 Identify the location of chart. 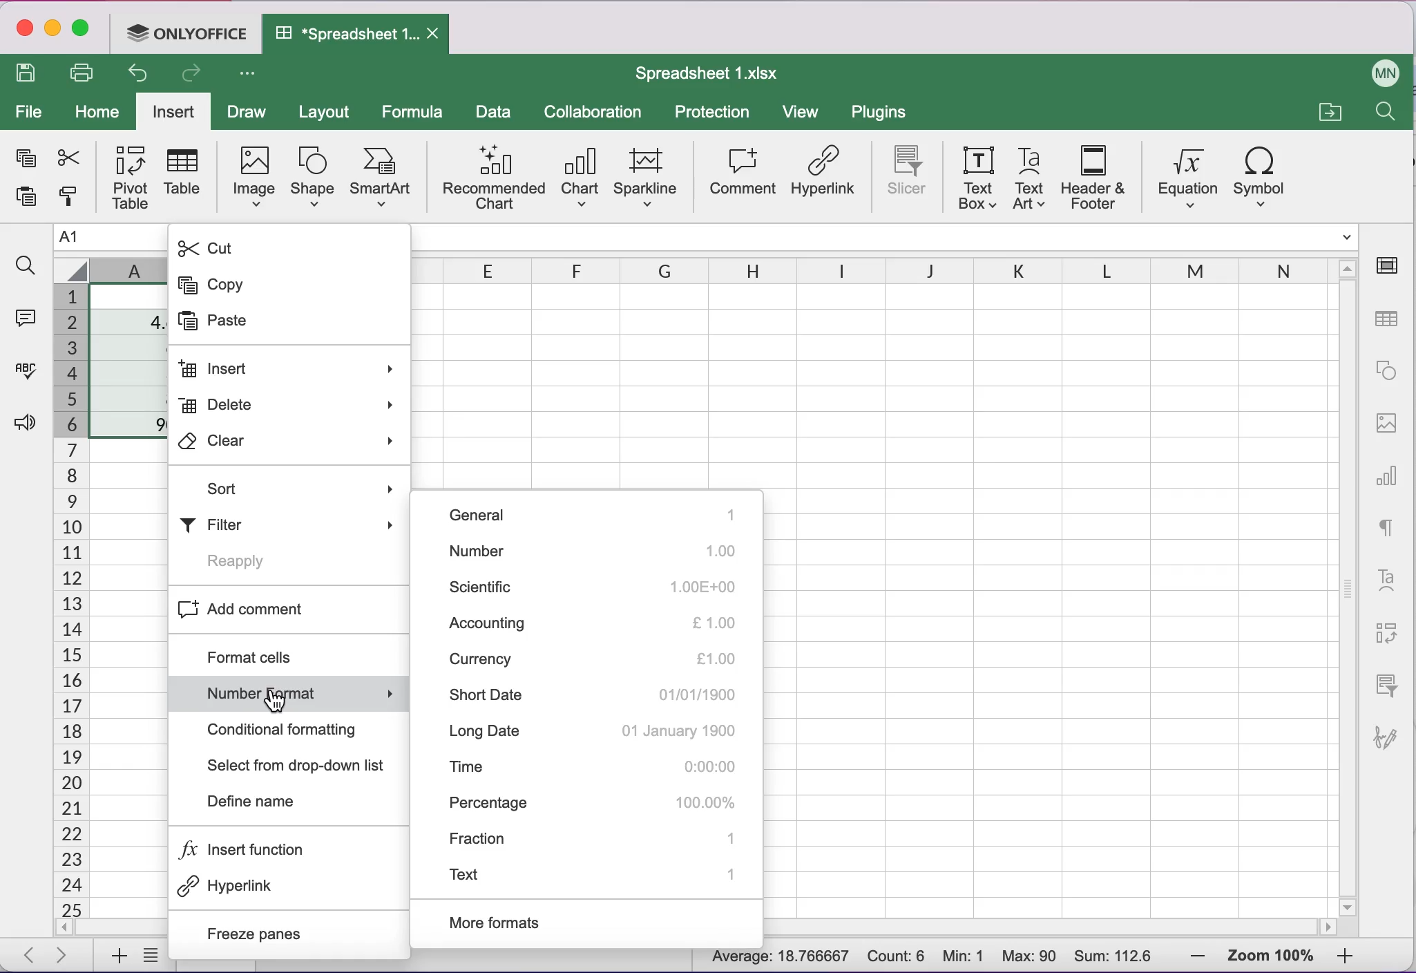
(1388, 481).